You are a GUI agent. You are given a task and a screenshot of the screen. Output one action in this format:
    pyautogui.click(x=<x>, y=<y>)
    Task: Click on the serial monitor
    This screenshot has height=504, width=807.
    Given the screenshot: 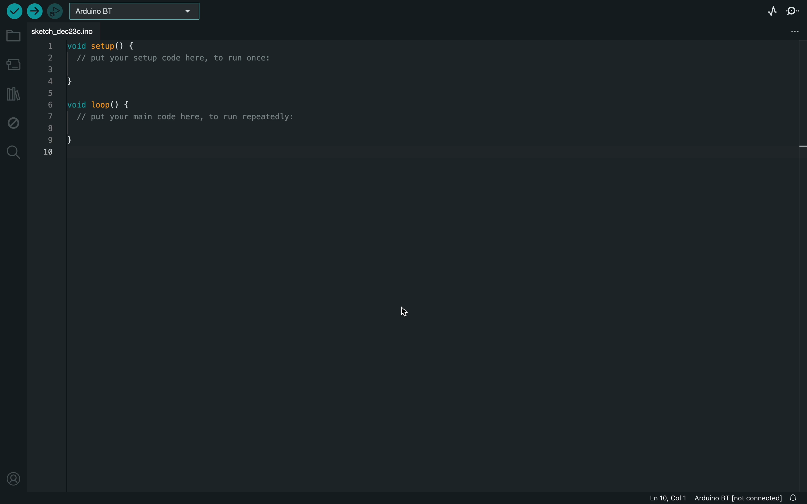 What is the action you would take?
    pyautogui.click(x=793, y=11)
    